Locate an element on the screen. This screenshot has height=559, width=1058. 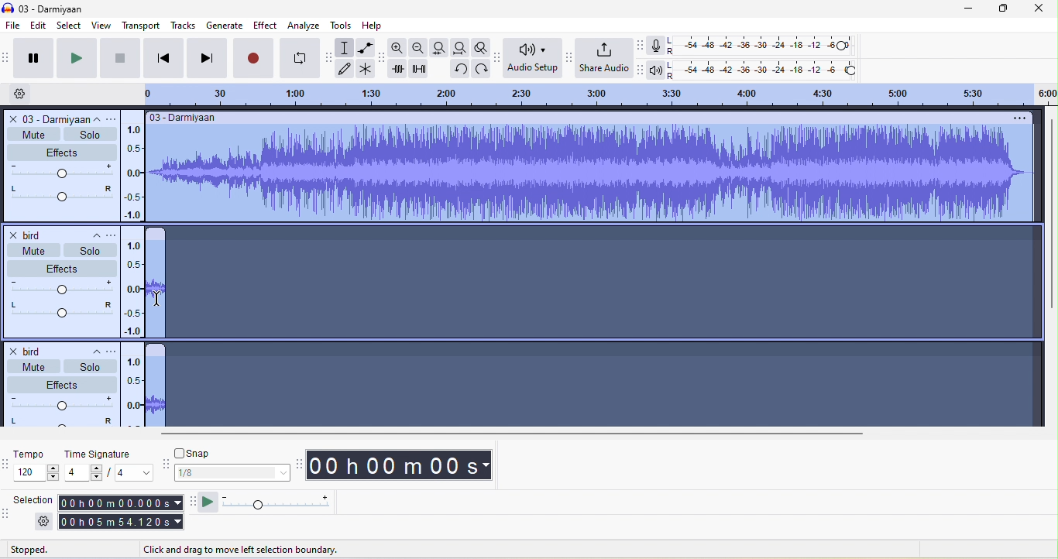
pan: center is located at coordinates (60, 194).